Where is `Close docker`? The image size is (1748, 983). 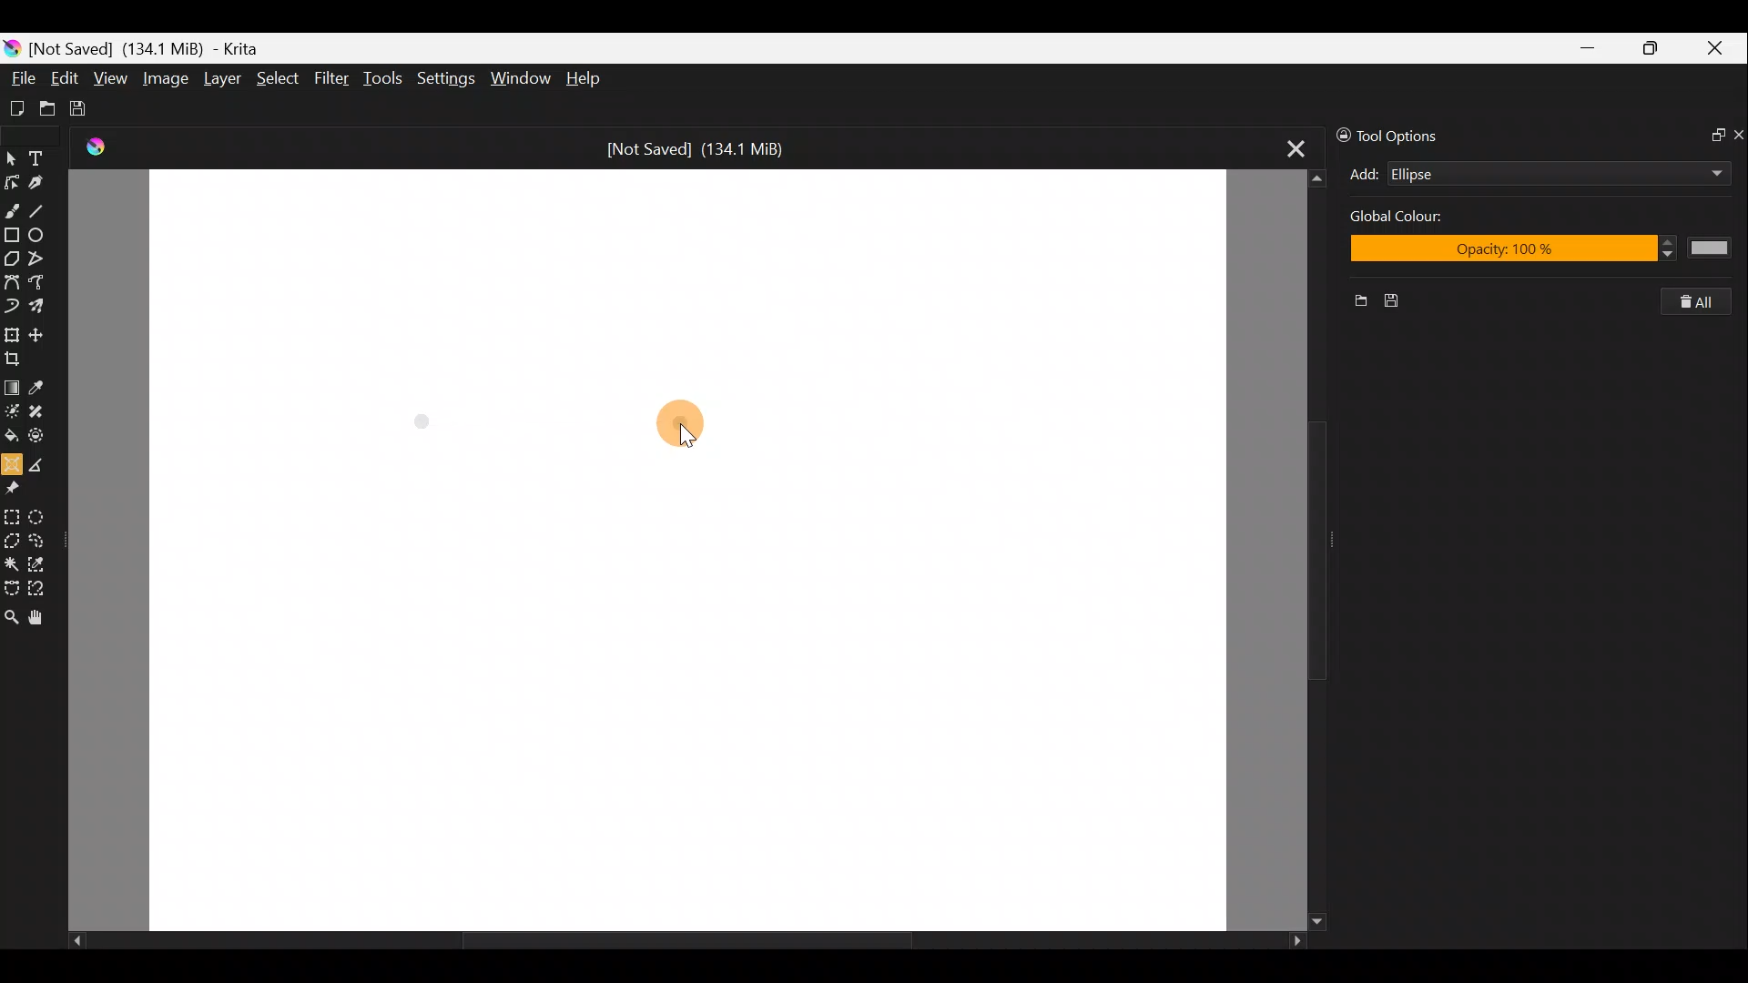 Close docker is located at coordinates (1737, 134).